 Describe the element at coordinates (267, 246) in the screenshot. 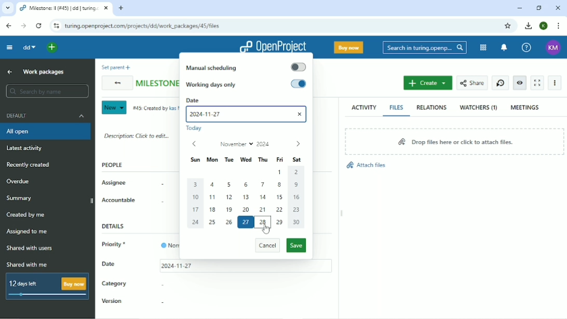

I see `Cancel` at that location.